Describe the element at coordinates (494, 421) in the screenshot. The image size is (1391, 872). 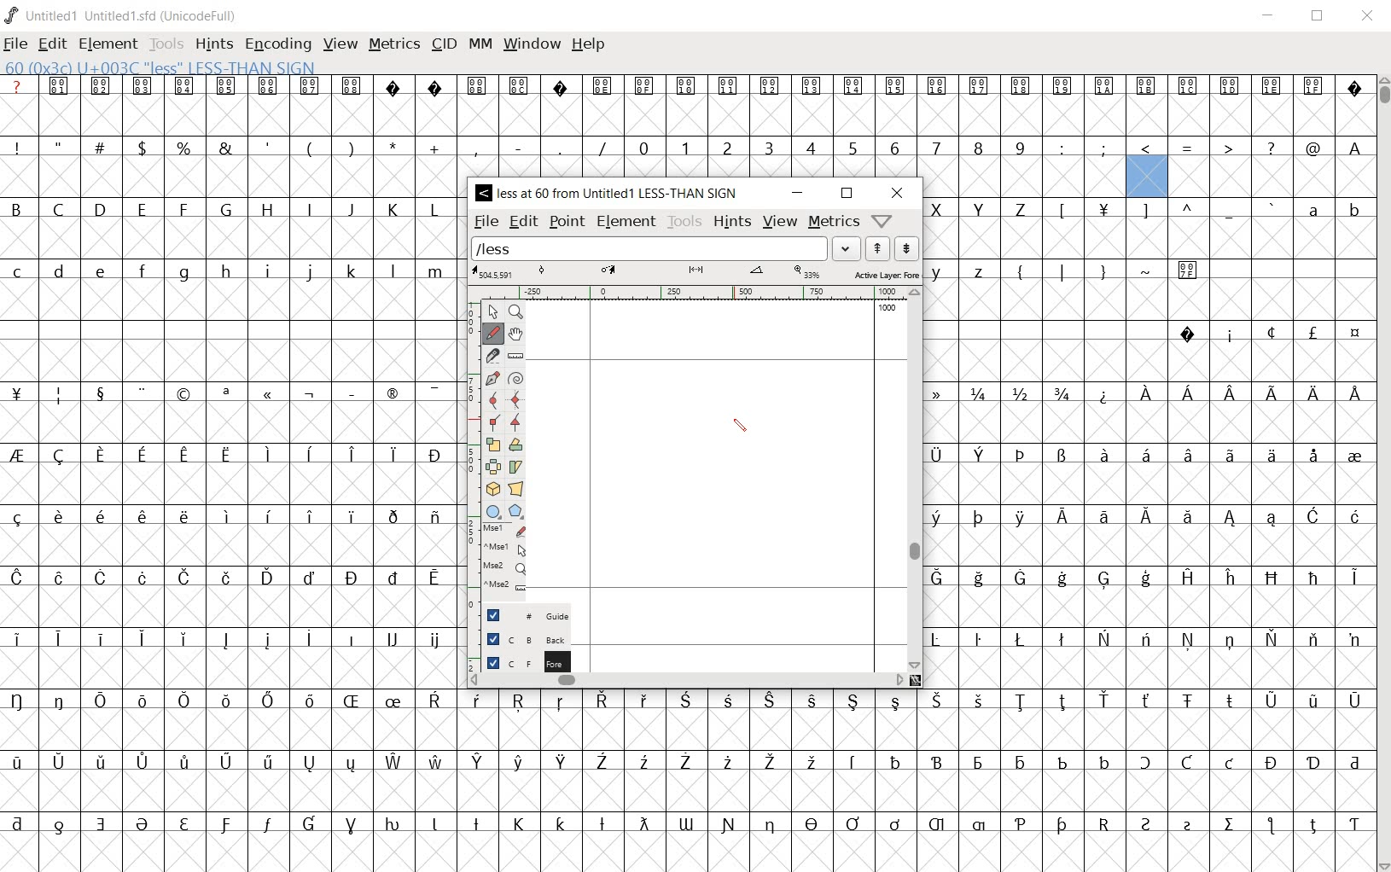
I see `Add a corner point` at that location.